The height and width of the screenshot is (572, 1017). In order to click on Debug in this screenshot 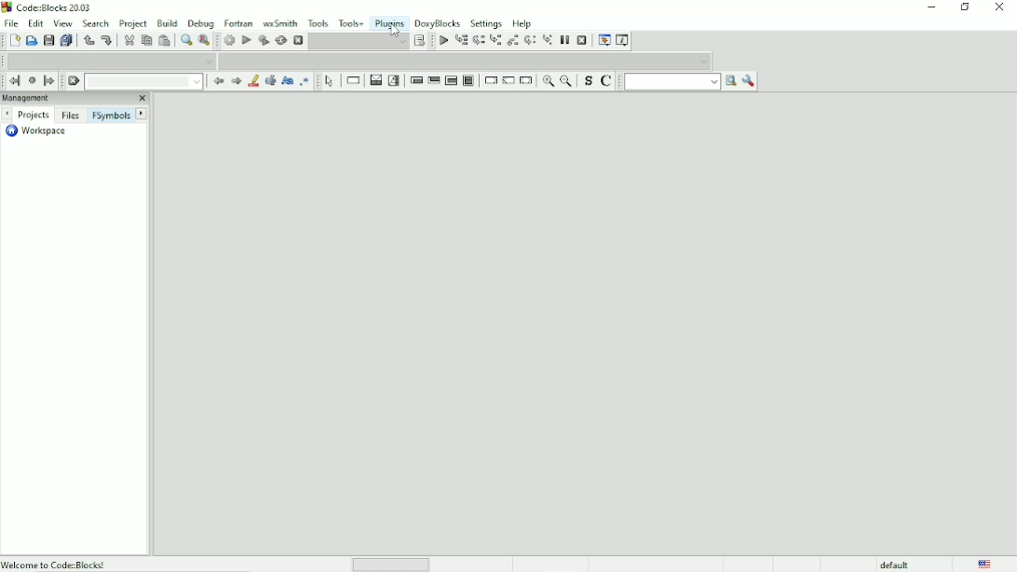, I will do `click(201, 21)`.